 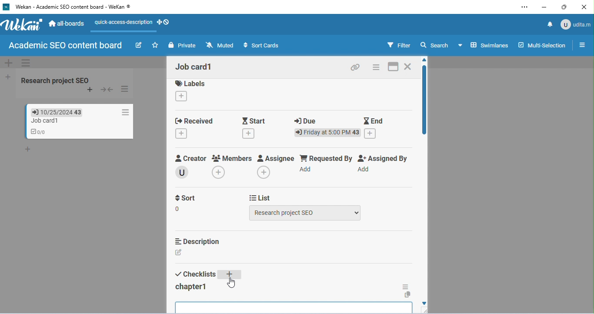 What do you see at coordinates (182, 97) in the screenshot?
I see `change the labels` at bounding box center [182, 97].